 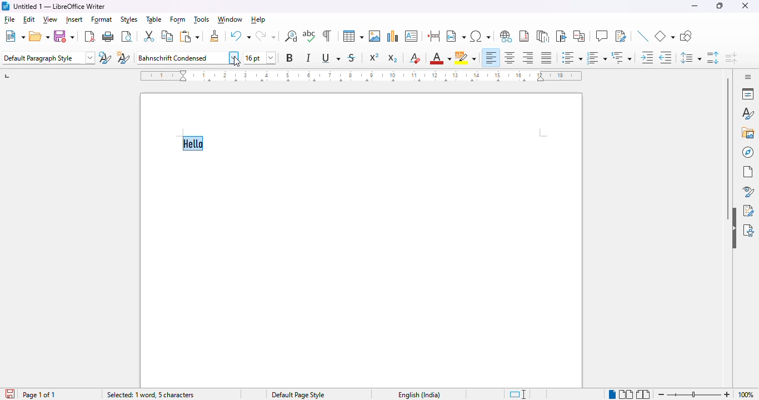 What do you see at coordinates (49, 58) in the screenshot?
I see `set paragraph style` at bounding box center [49, 58].